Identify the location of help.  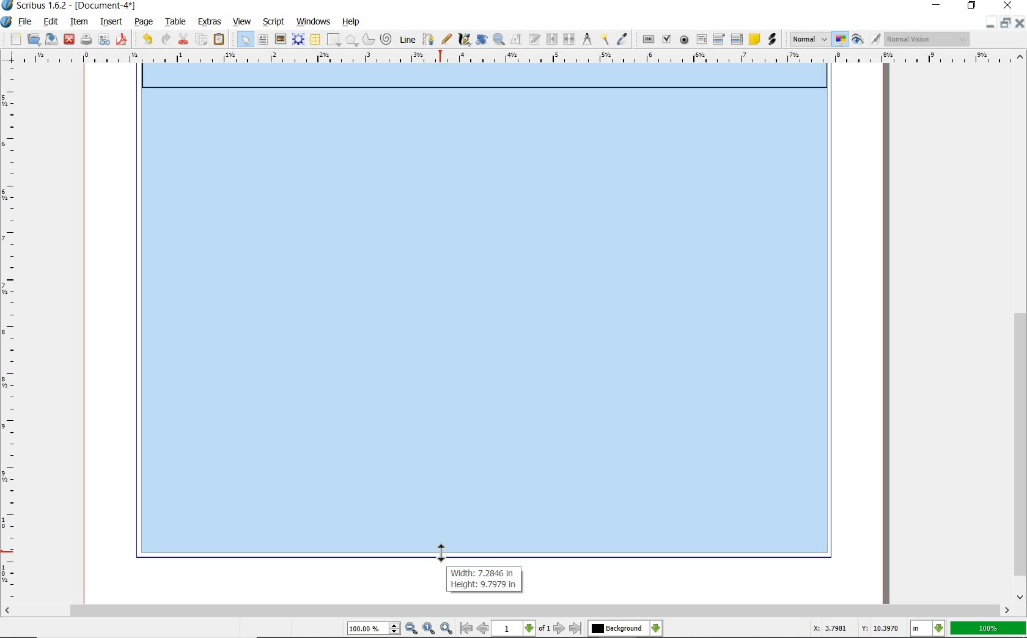
(352, 23).